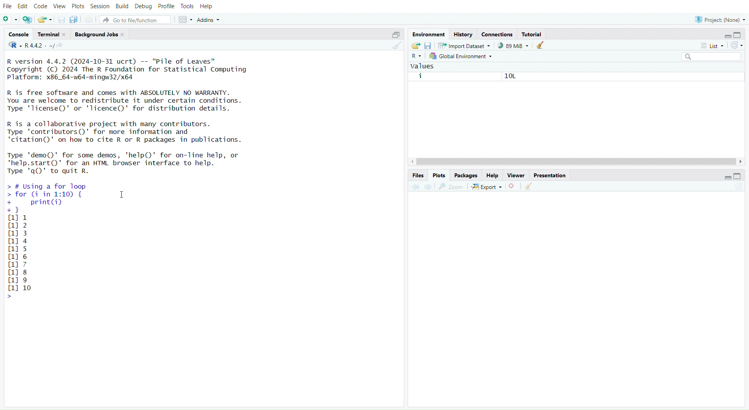 Image resolution: width=749 pixels, height=410 pixels. Describe the element at coordinates (395, 35) in the screenshot. I see `collapse` at that location.